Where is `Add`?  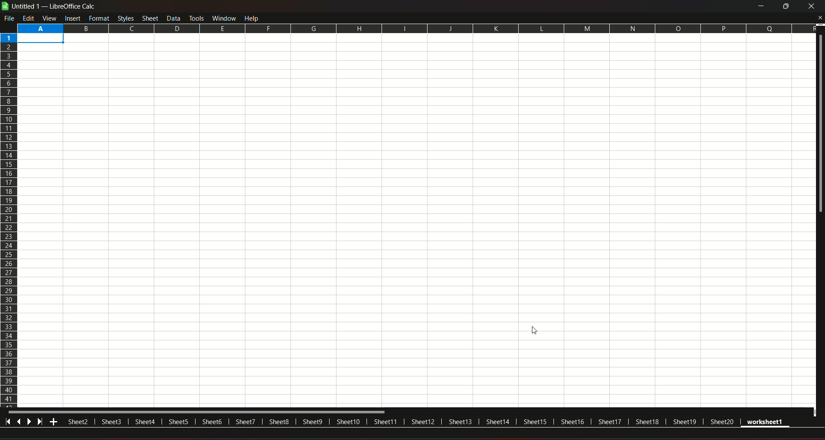 Add is located at coordinates (54, 423).